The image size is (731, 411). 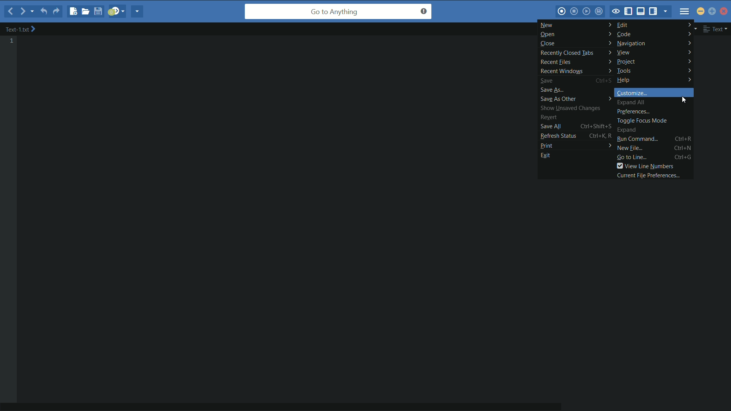 I want to click on Ctrl+K R, so click(x=600, y=137).